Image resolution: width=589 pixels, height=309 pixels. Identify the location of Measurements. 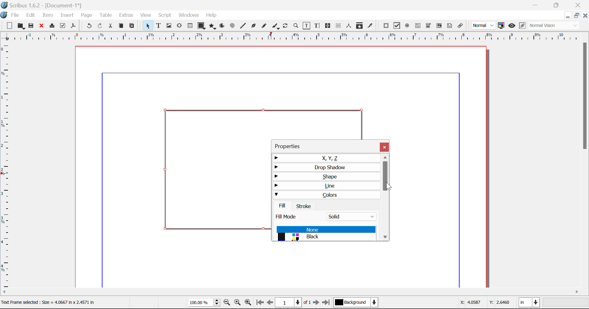
(350, 26).